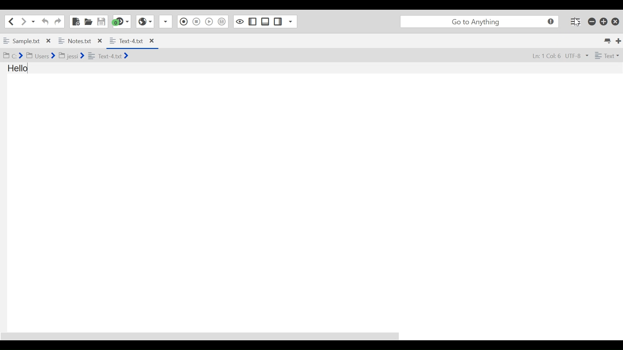 This screenshot has height=350, width=623. Describe the element at coordinates (480, 22) in the screenshot. I see `Search` at that location.